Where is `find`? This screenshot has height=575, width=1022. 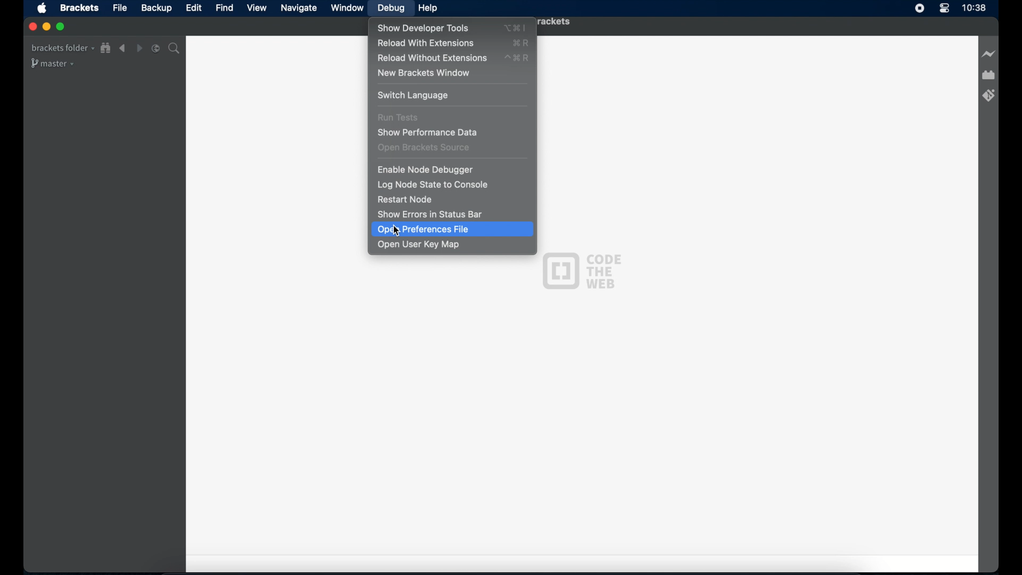 find is located at coordinates (225, 7).